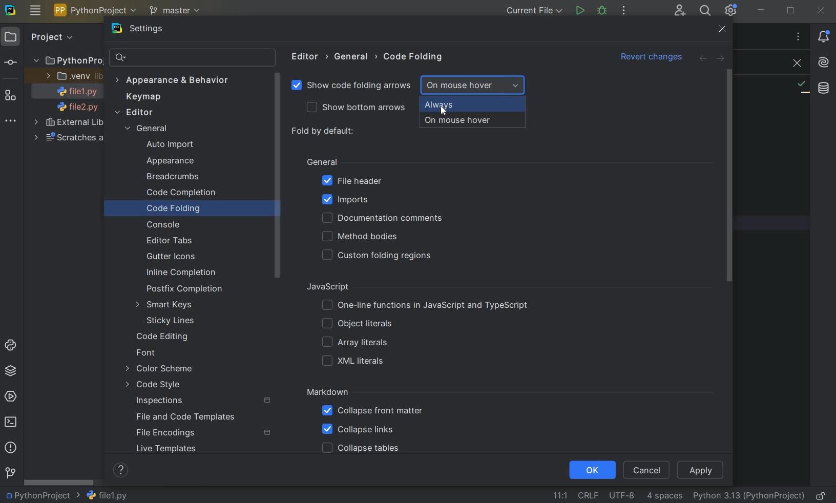 This screenshot has width=836, height=503. Describe the element at coordinates (181, 193) in the screenshot. I see `CODE COMPLETION` at that location.